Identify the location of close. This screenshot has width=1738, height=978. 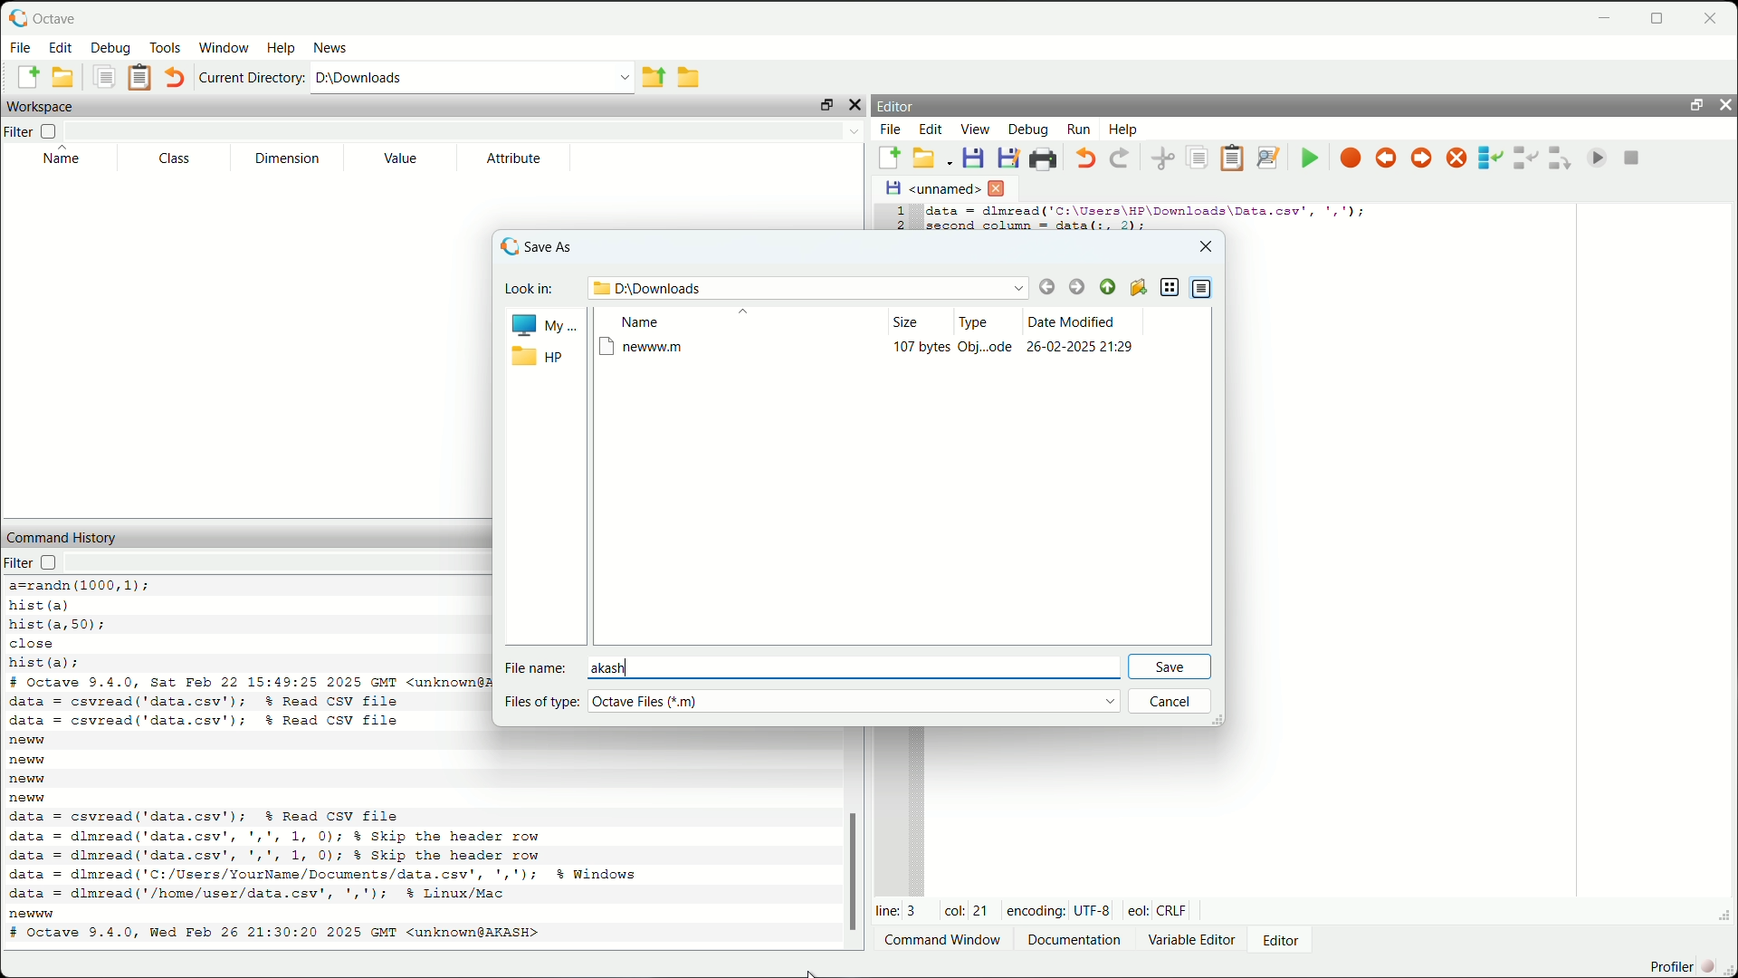
(1715, 14).